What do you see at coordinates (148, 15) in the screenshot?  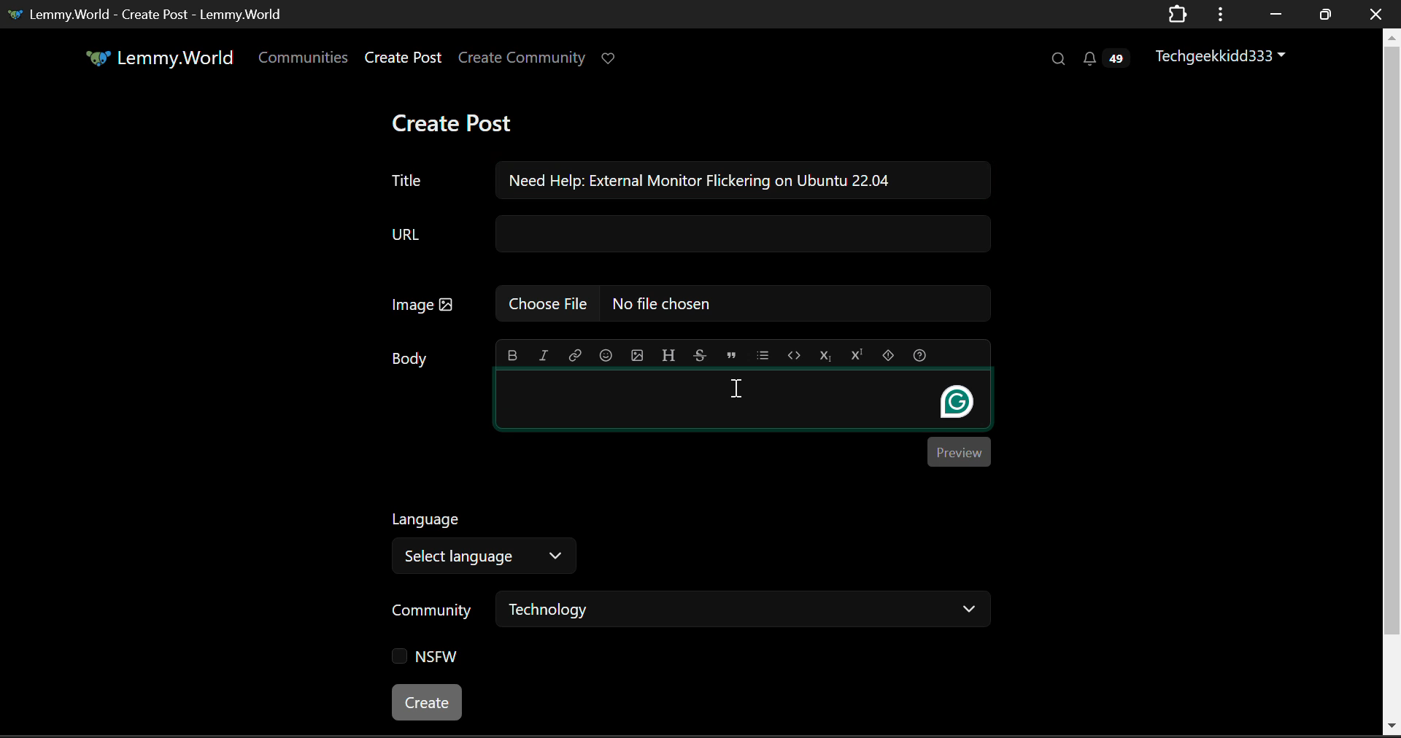 I see `Lemmy.World - Create Post - Lemmy.World` at bounding box center [148, 15].